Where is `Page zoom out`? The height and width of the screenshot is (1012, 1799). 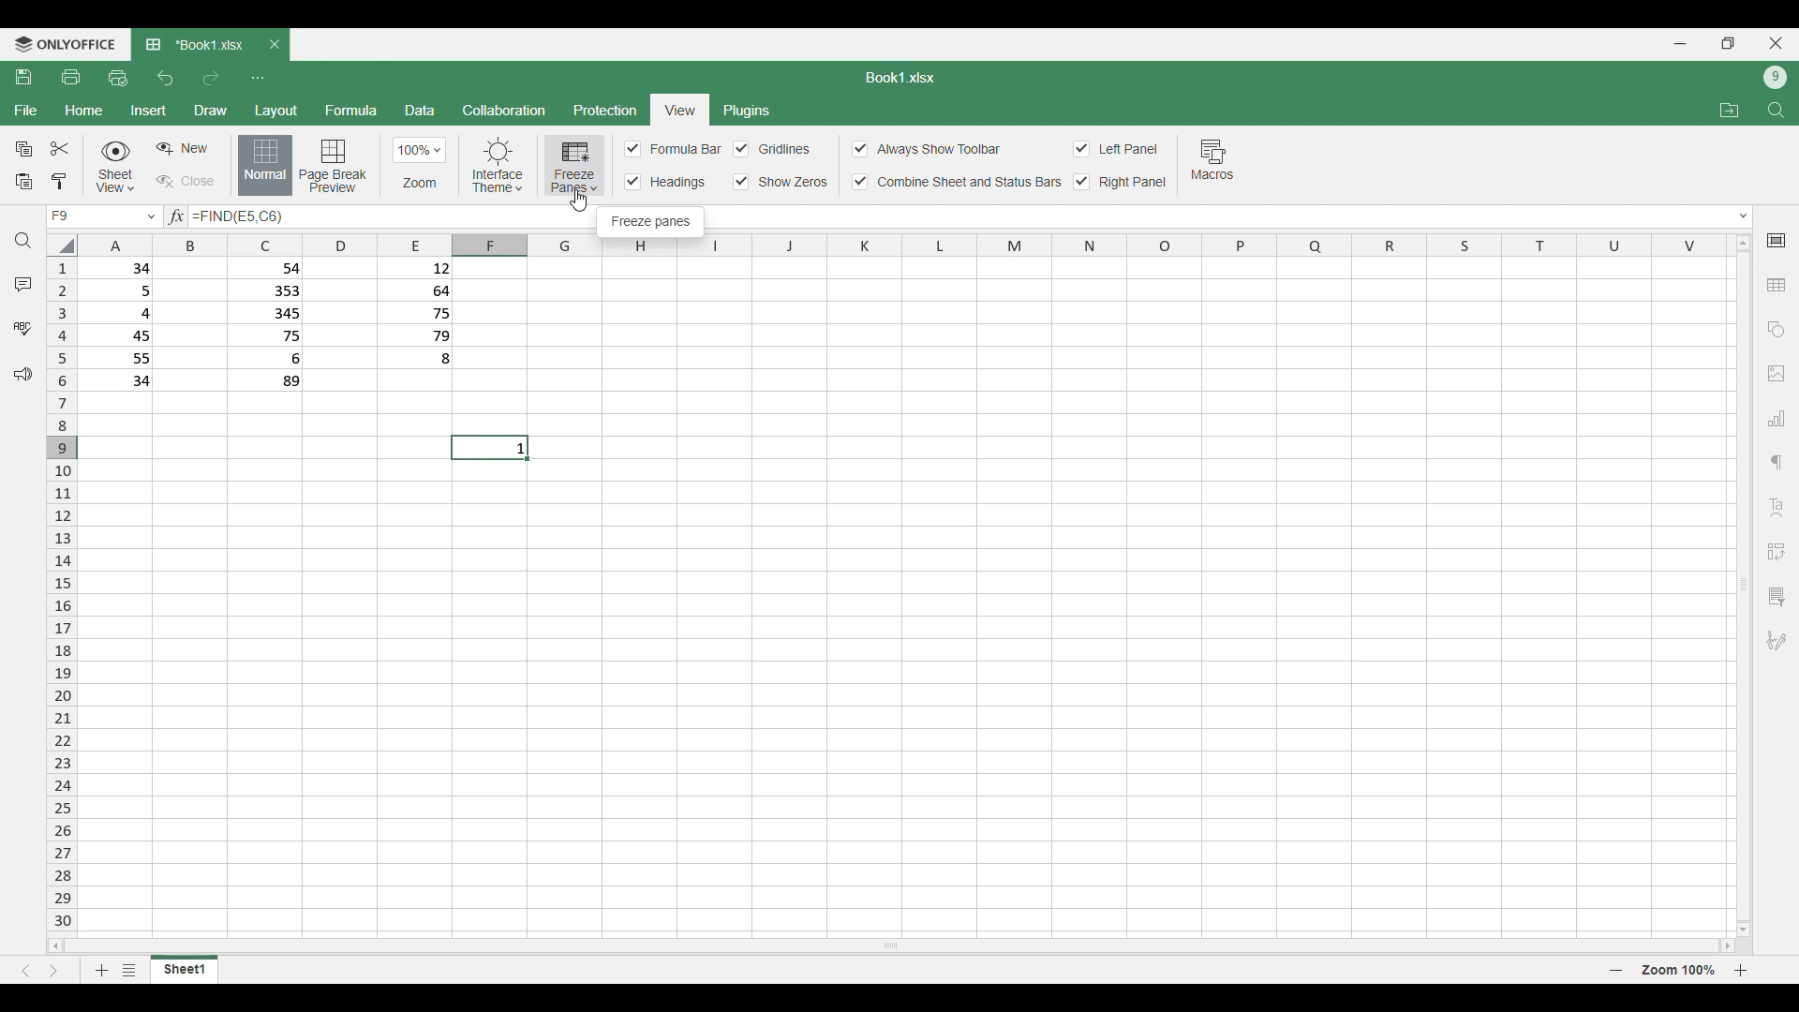 Page zoom out is located at coordinates (1616, 971).